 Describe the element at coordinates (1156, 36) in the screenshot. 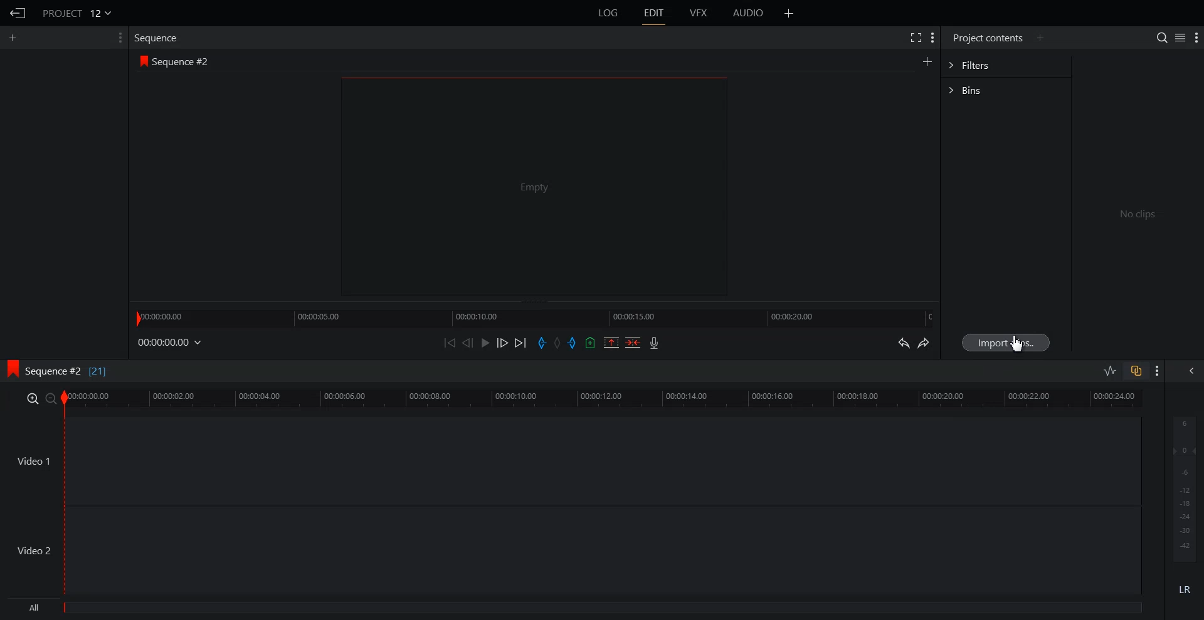

I see `Search` at that location.